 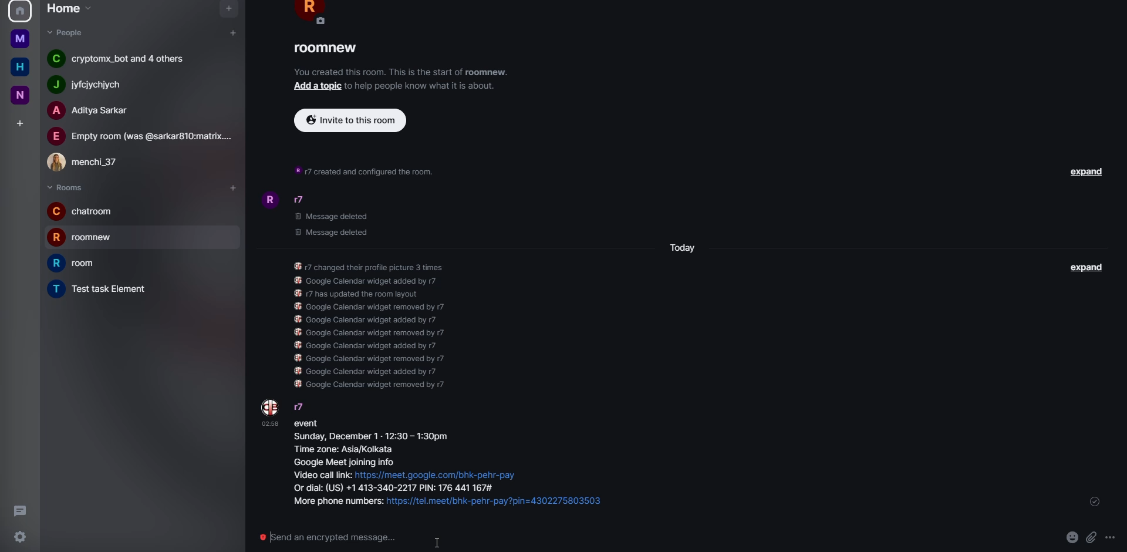 What do you see at coordinates (399, 72) in the screenshot?
I see `info` at bounding box center [399, 72].